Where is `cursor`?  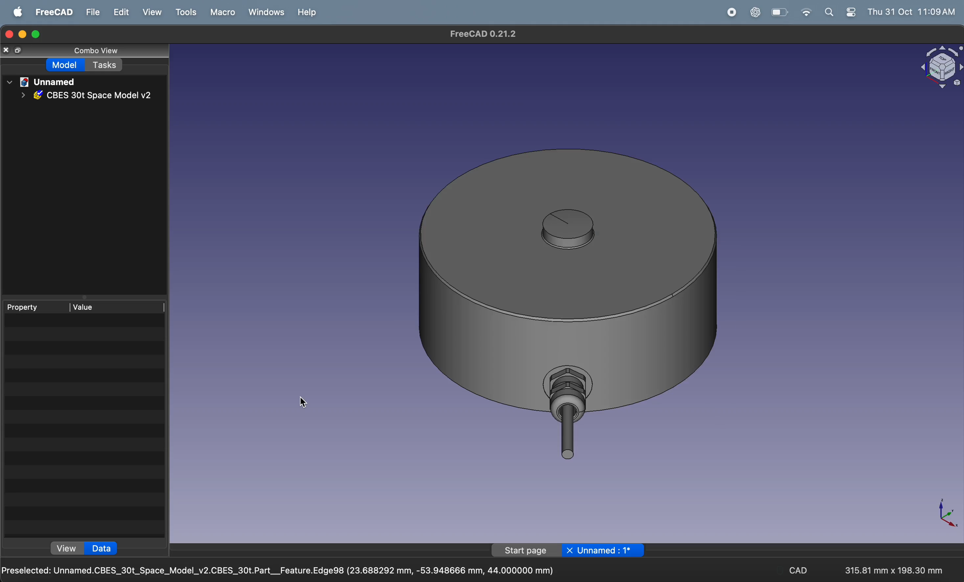
cursor is located at coordinates (304, 402).